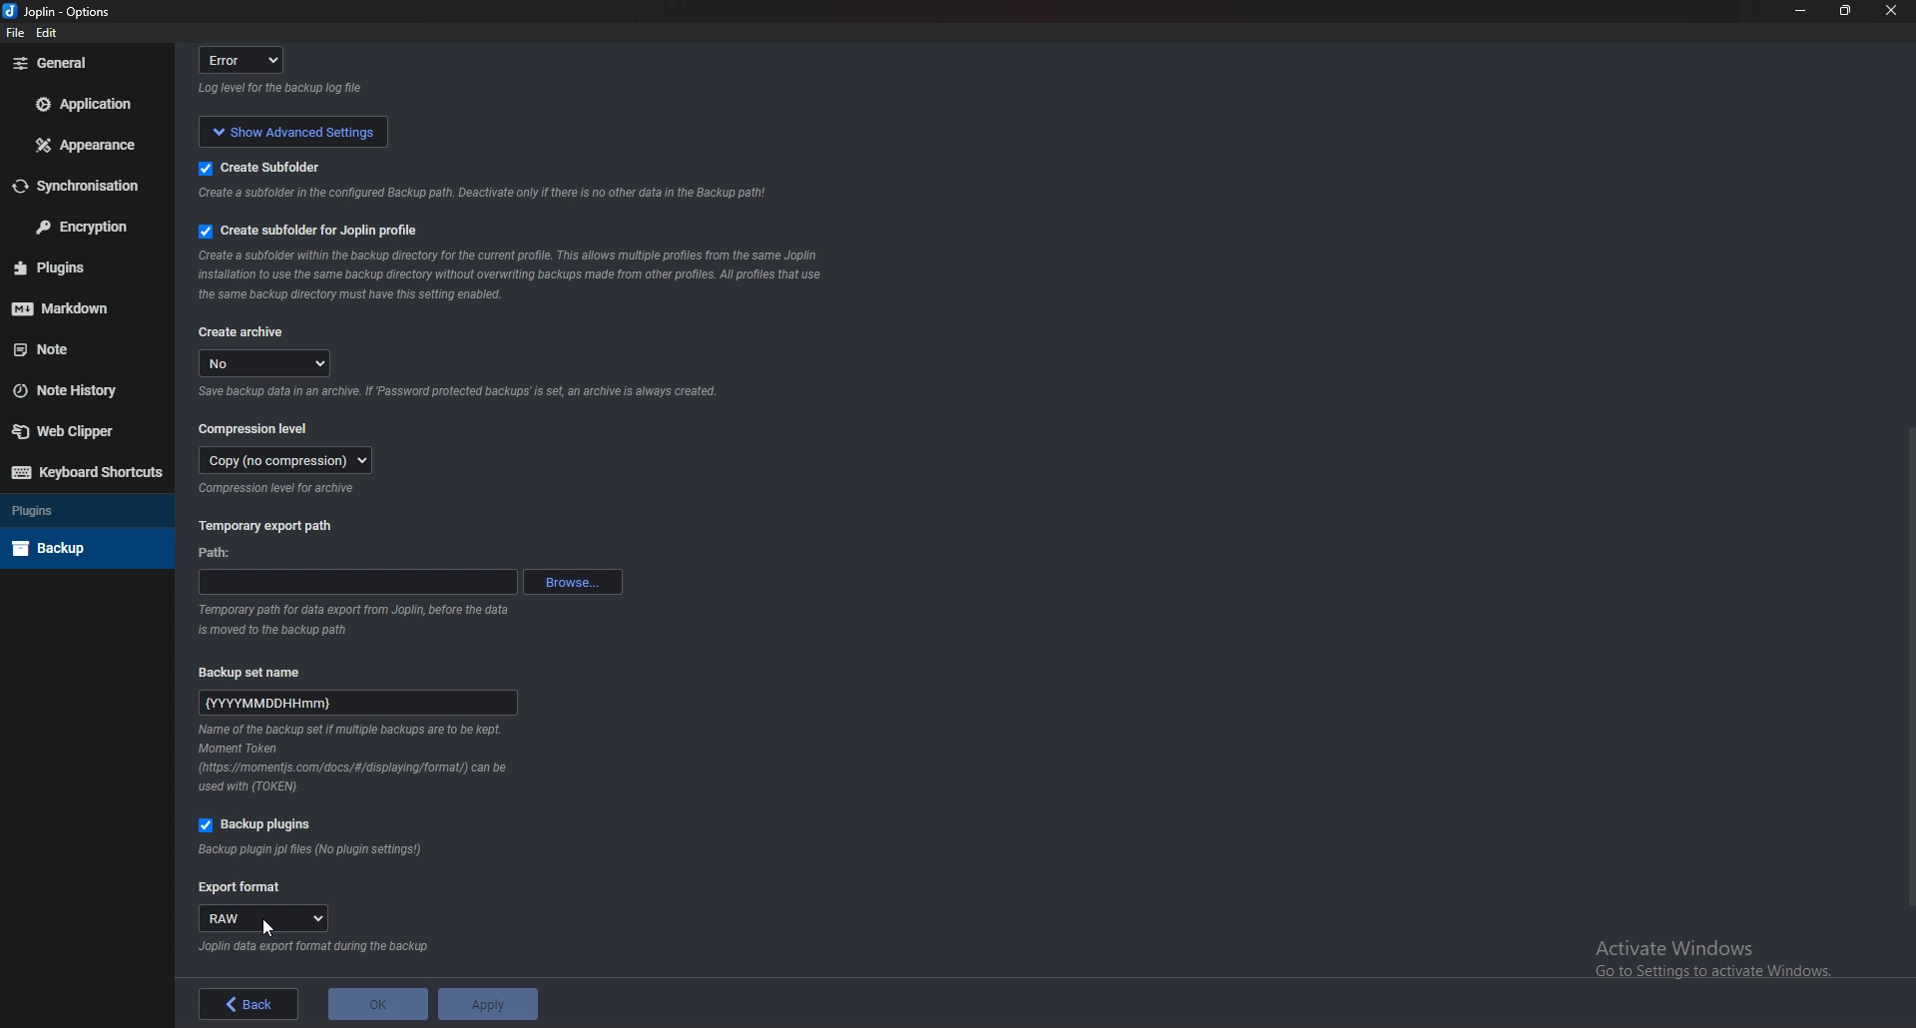 The height and width of the screenshot is (1028, 1916). Describe the element at coordinates (16, 34) in the screenshot. I see `file` at that location.